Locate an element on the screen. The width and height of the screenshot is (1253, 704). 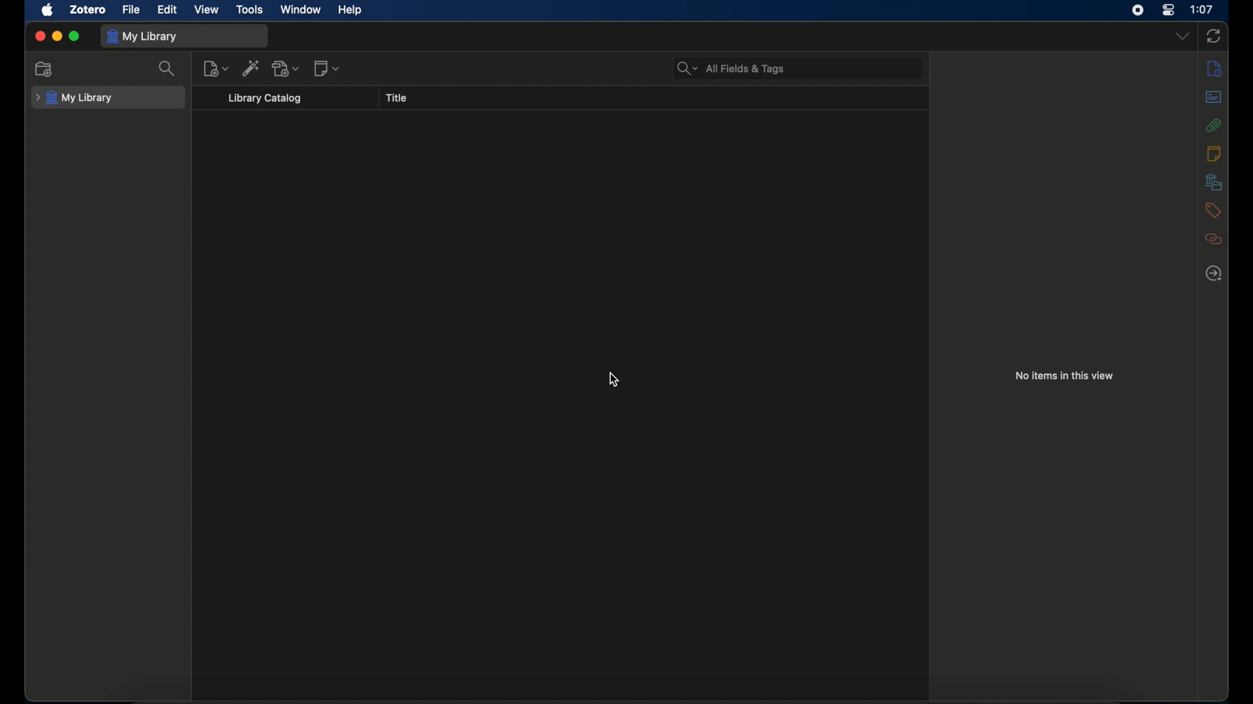
minimize is located at coordinates (56, 36).